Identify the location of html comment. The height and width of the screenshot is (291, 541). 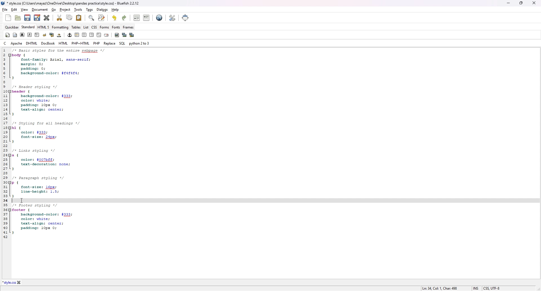
(99, 35).